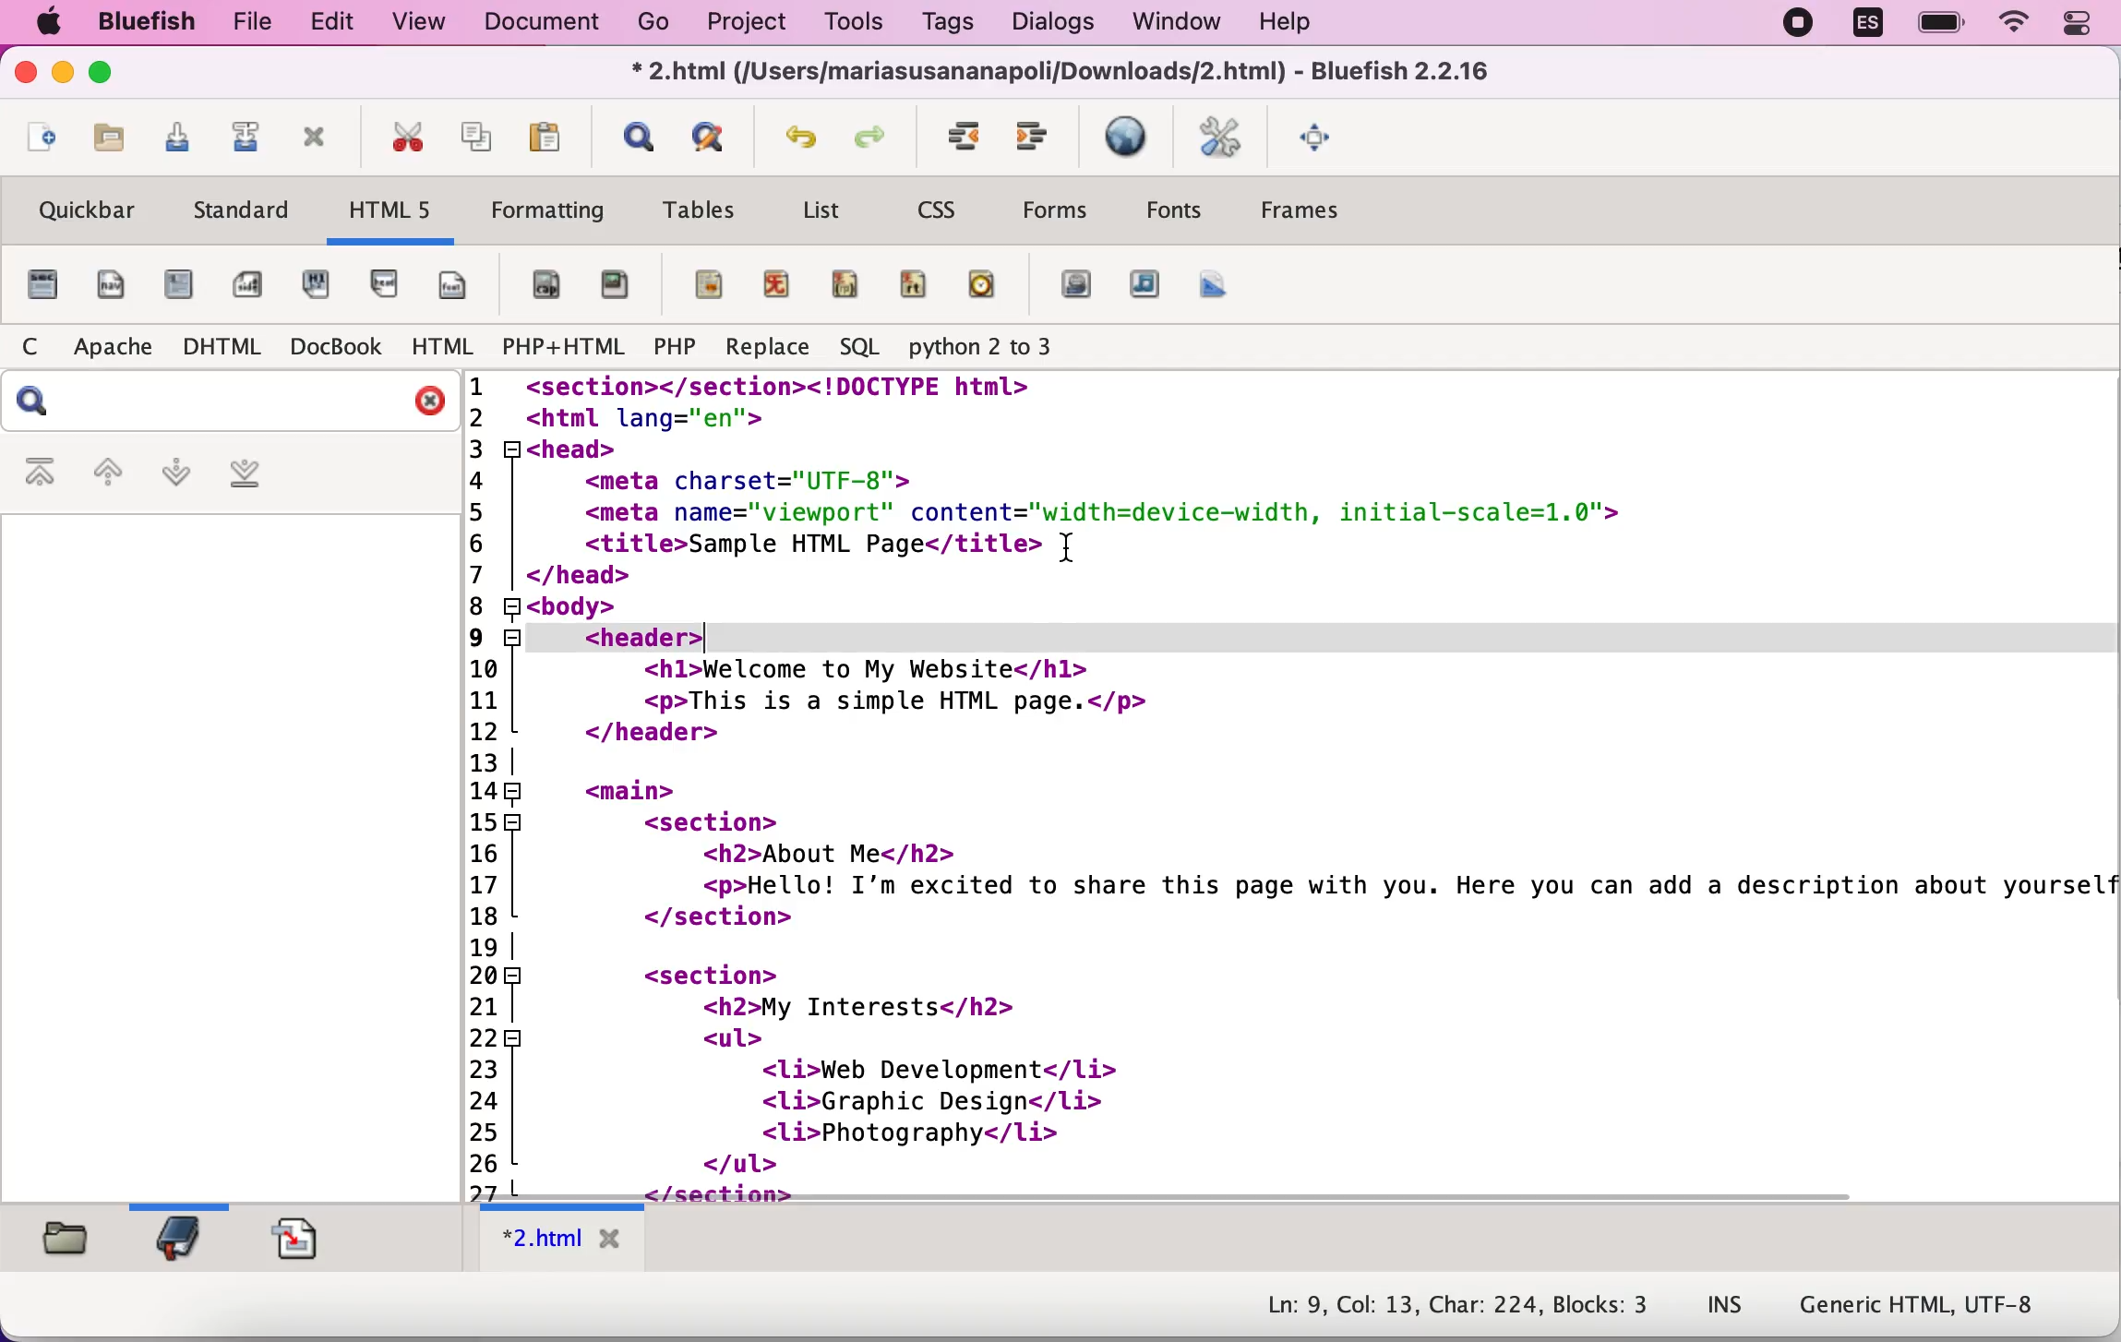 This screenshot has height=1342, width=2121. What do you see at coordinates (1037, 138) in the screenshot?
I see `indent` at bounding box center [1037, 138].